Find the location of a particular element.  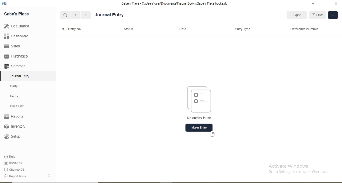

Add is located at coordinates (333, 15).